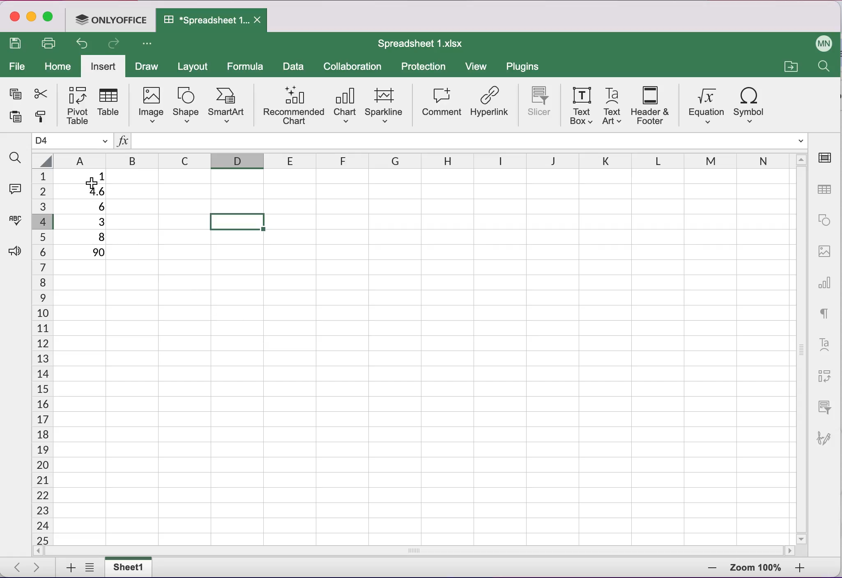  Describe the element at coordinates (826, 286) in the screenshot. I see `chart` at that location.